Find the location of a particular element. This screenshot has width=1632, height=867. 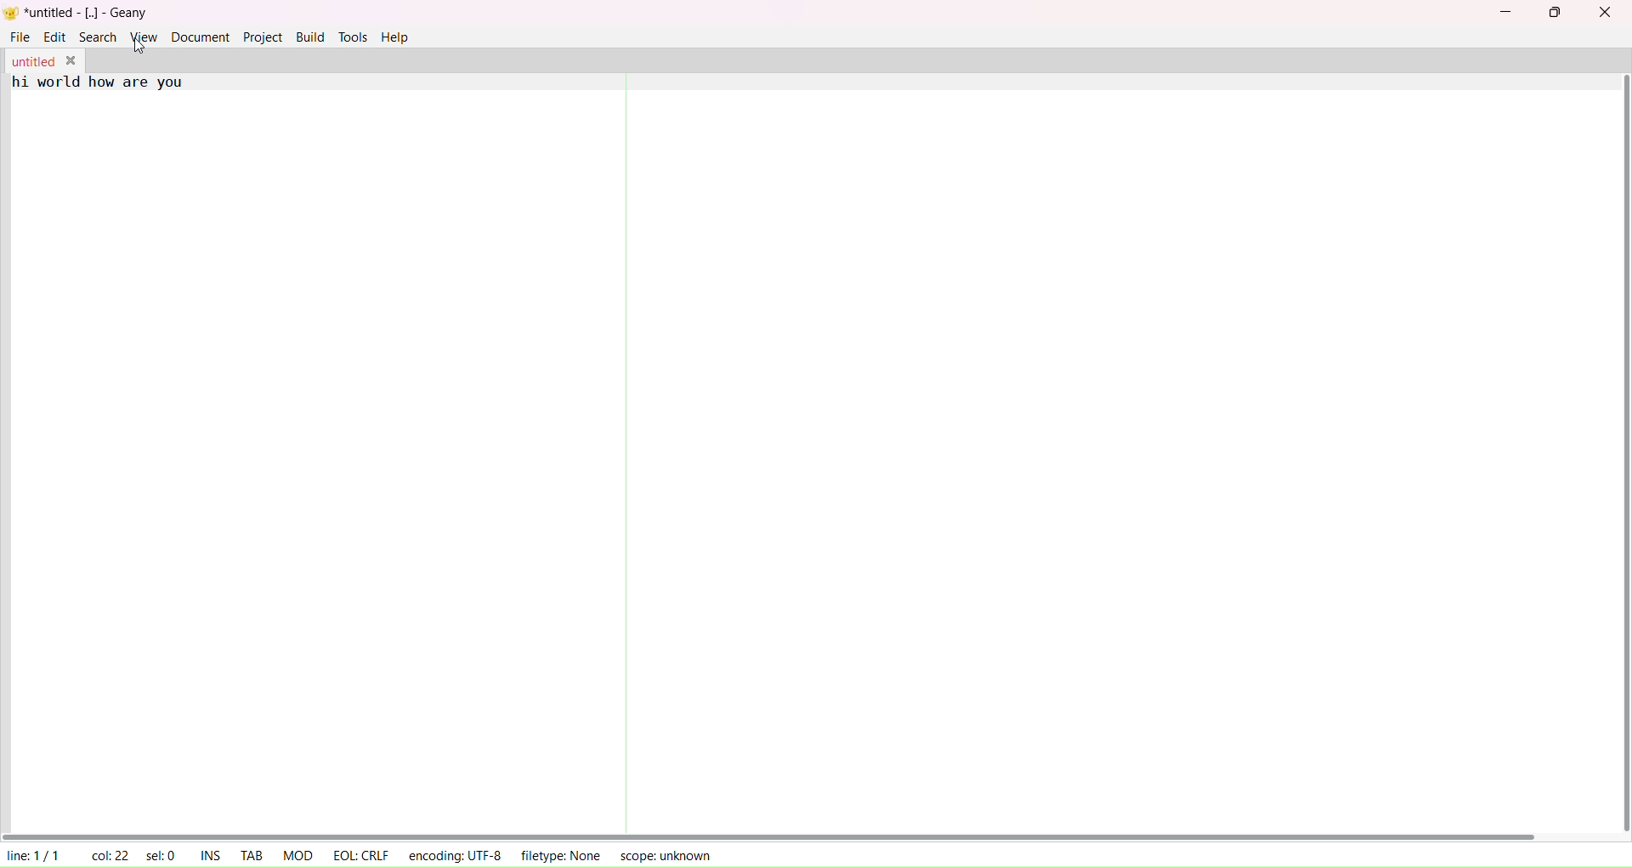

logo is located at coordinates (13, 13).